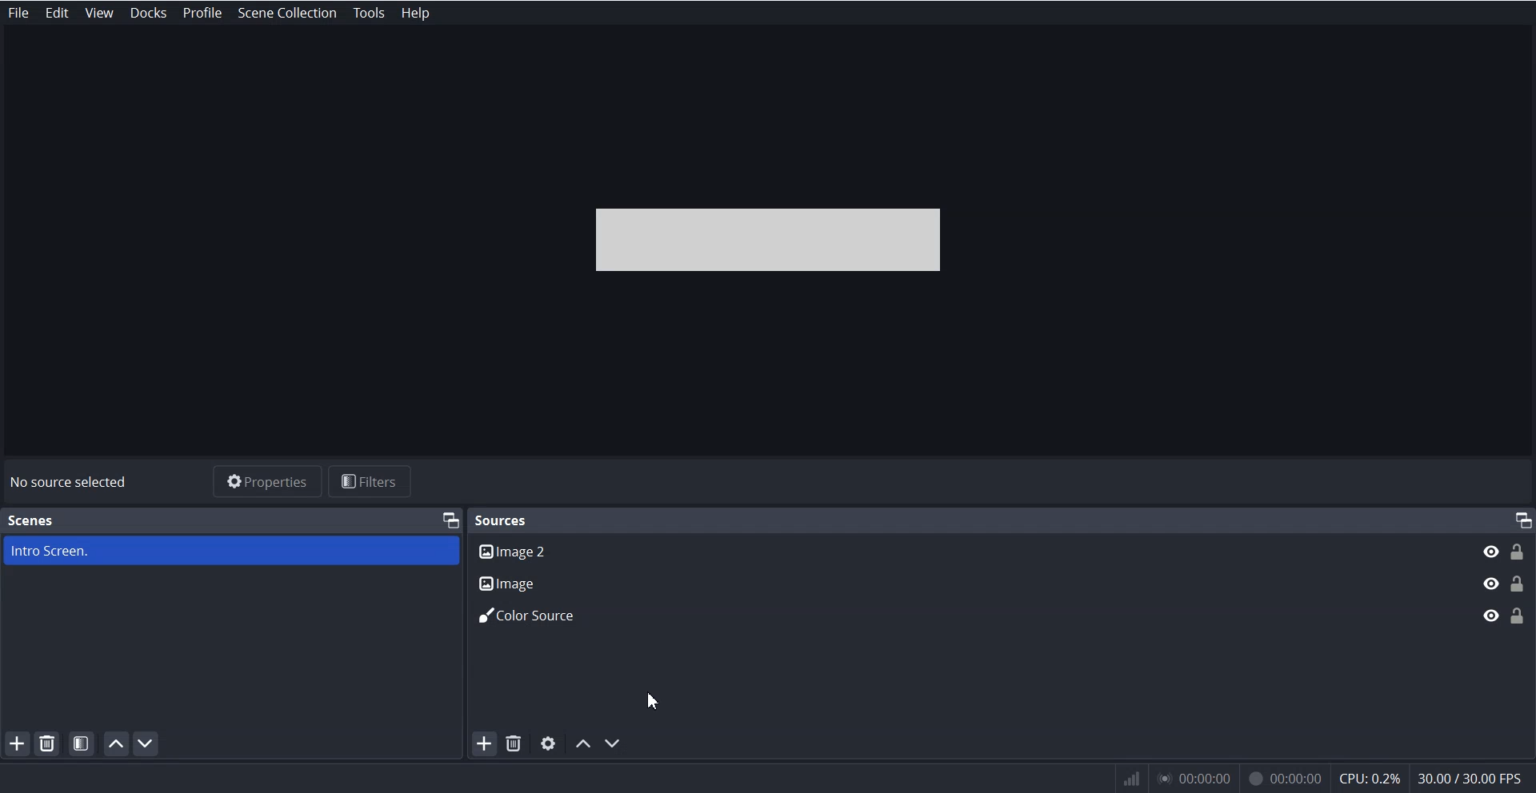 This screenshot has width=1536, height=793. What do you see at coordinates (82, 743) in the screenshot?
I see `Open scene Filters` at bounding box center [82, 743].